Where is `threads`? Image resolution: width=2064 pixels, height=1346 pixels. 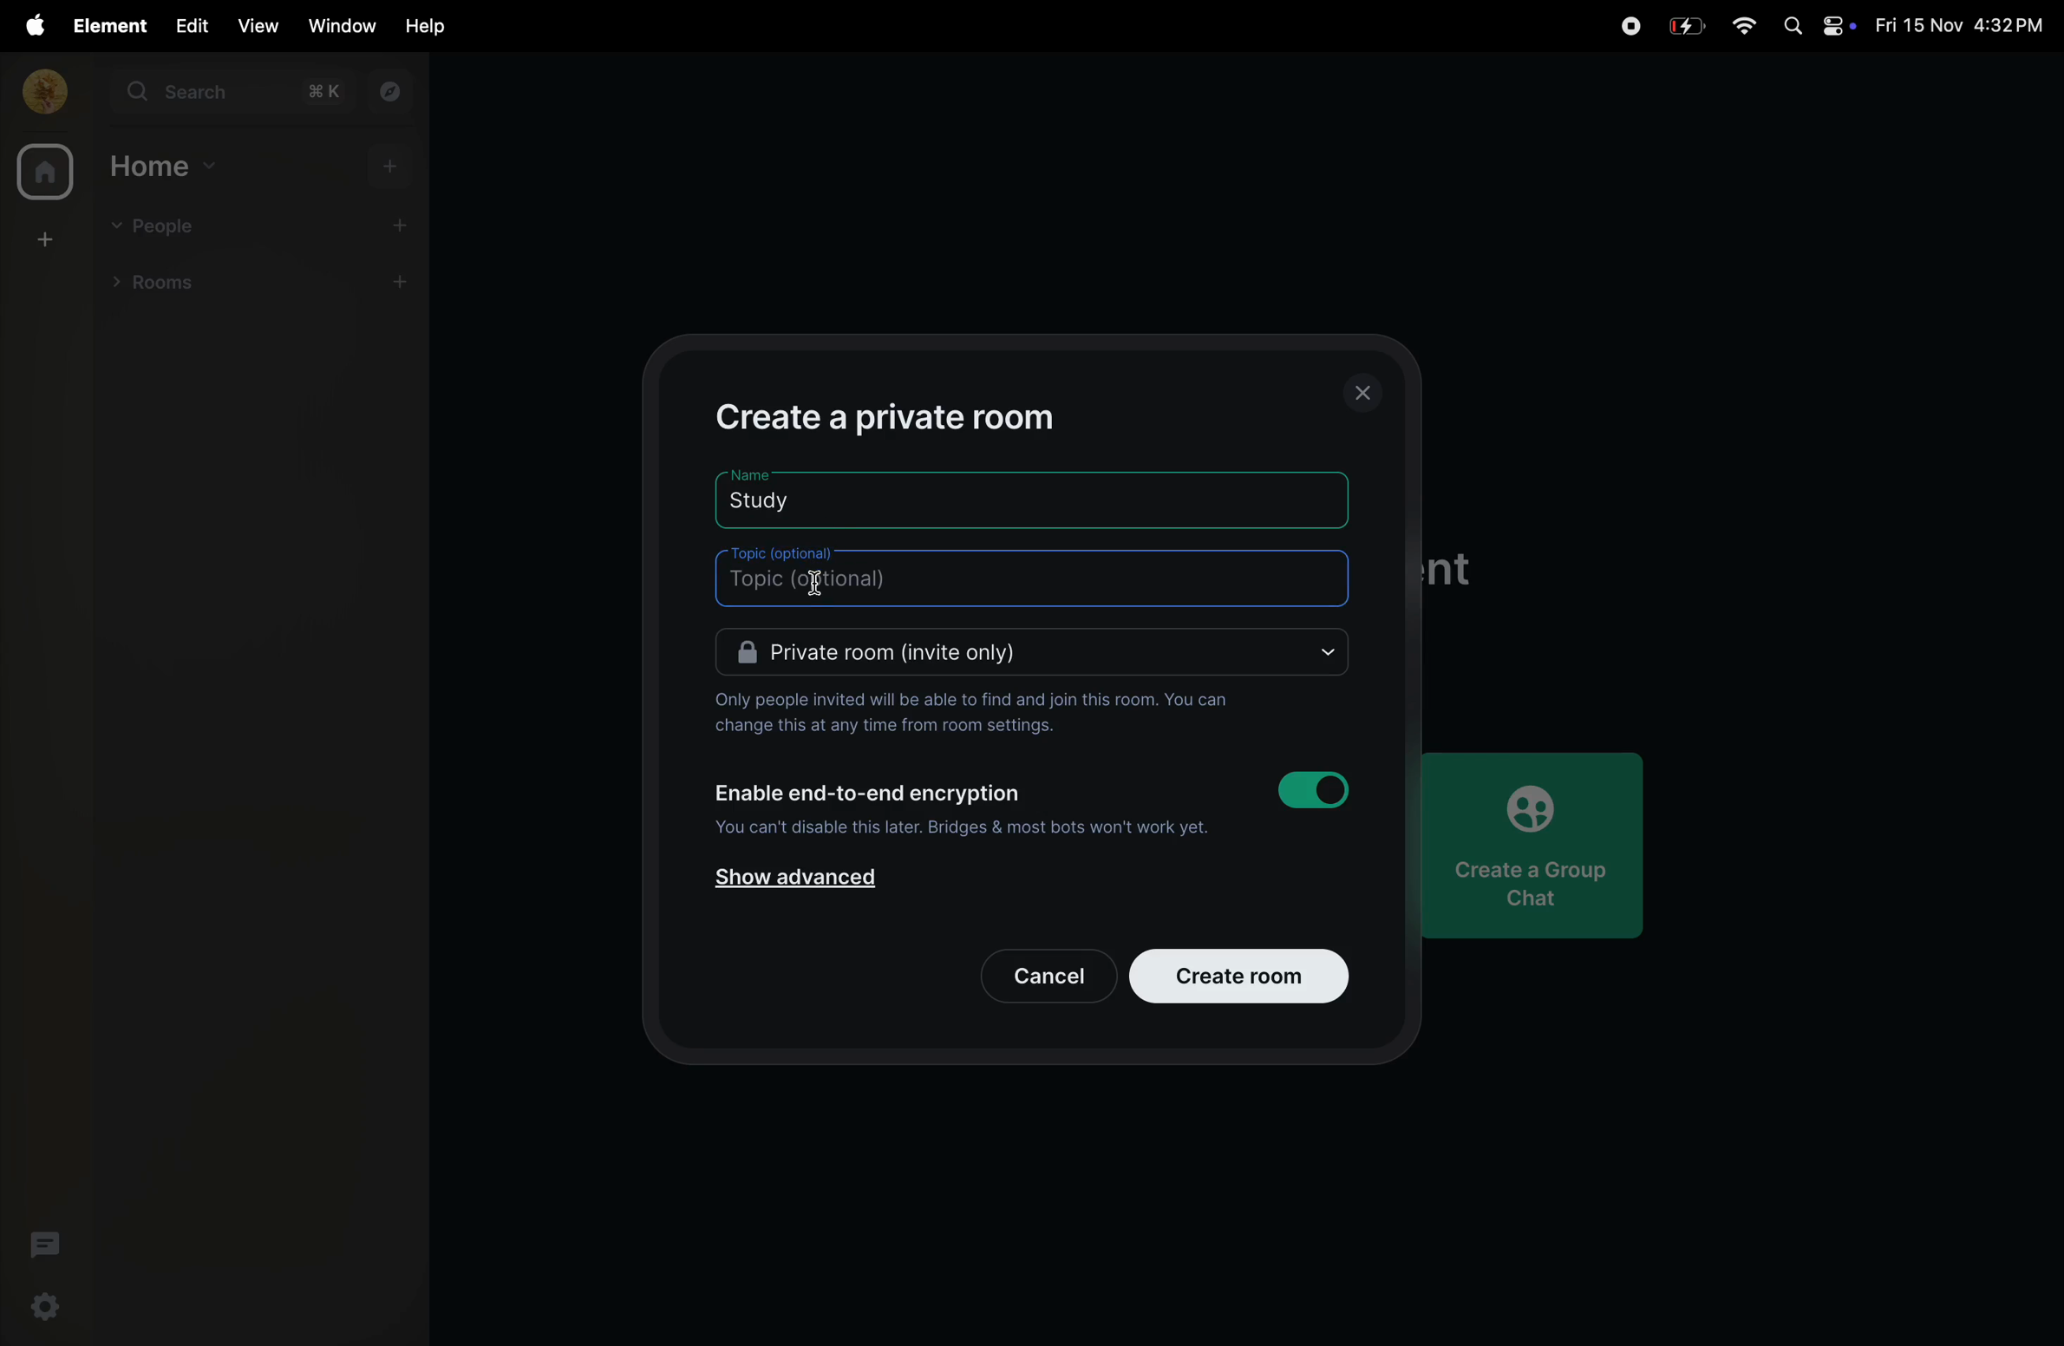 threads is located at coordinates (42, 1244).